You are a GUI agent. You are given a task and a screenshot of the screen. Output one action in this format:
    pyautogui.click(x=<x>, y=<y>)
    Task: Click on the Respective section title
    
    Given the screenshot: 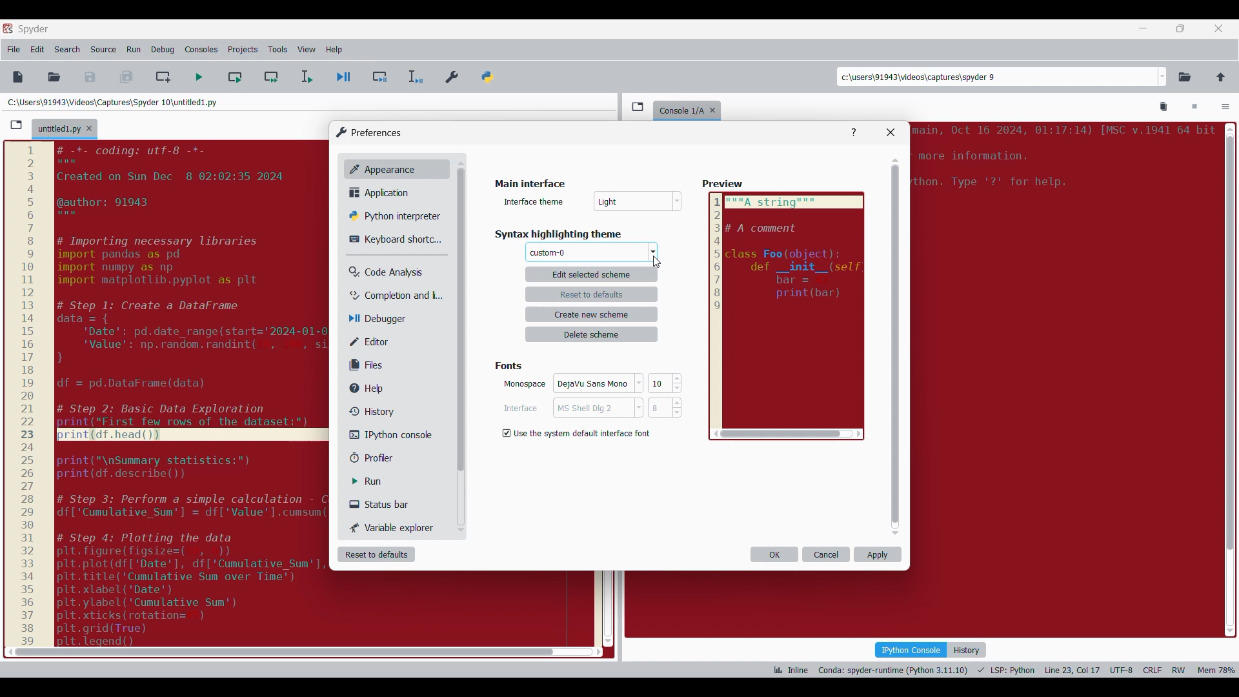 What is the action you would take?
    pyautogui.click(x=594, y=234)
    